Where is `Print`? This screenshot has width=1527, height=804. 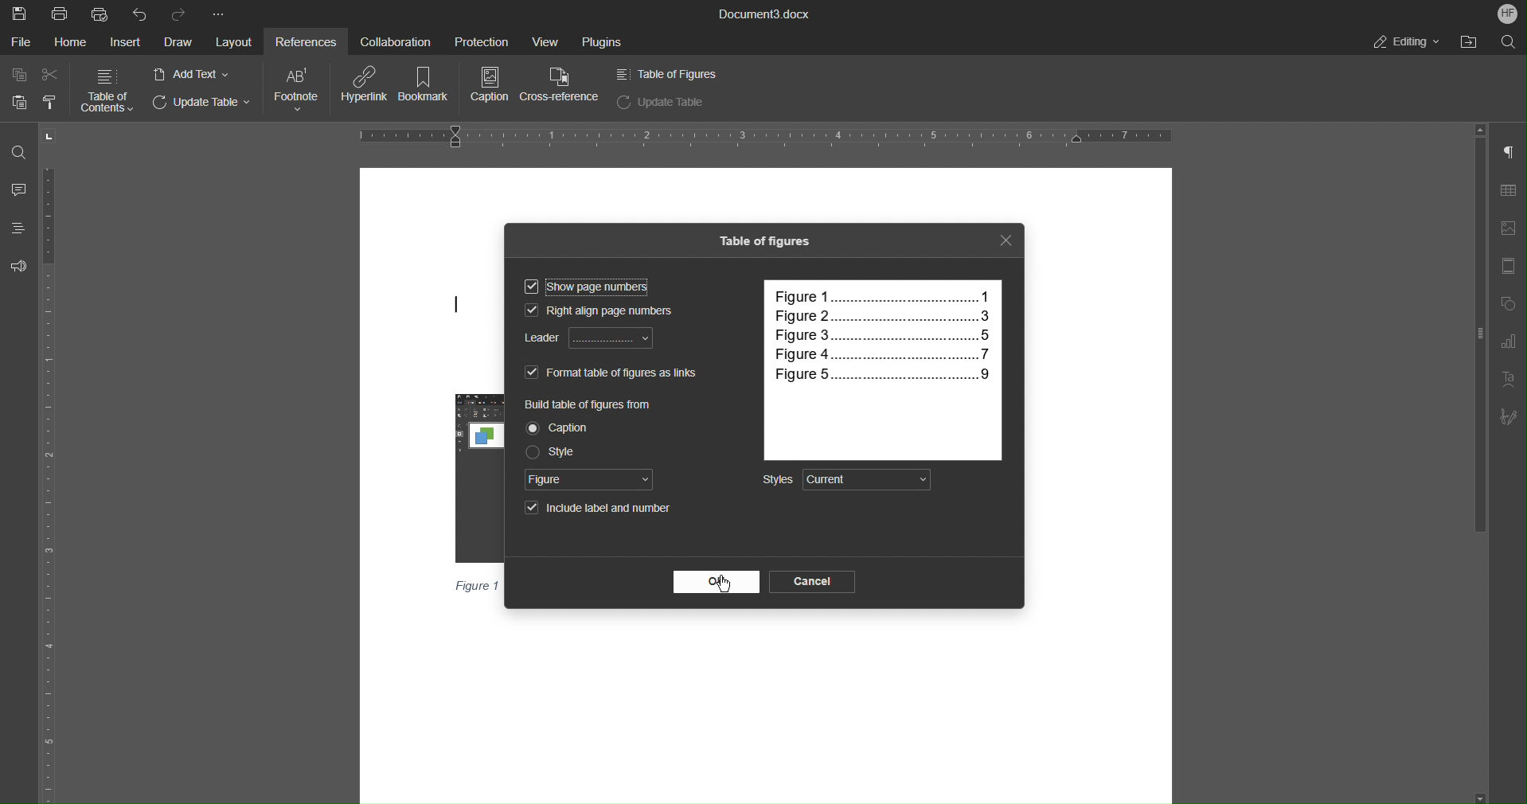
Print is located at coordinates (61, 14).